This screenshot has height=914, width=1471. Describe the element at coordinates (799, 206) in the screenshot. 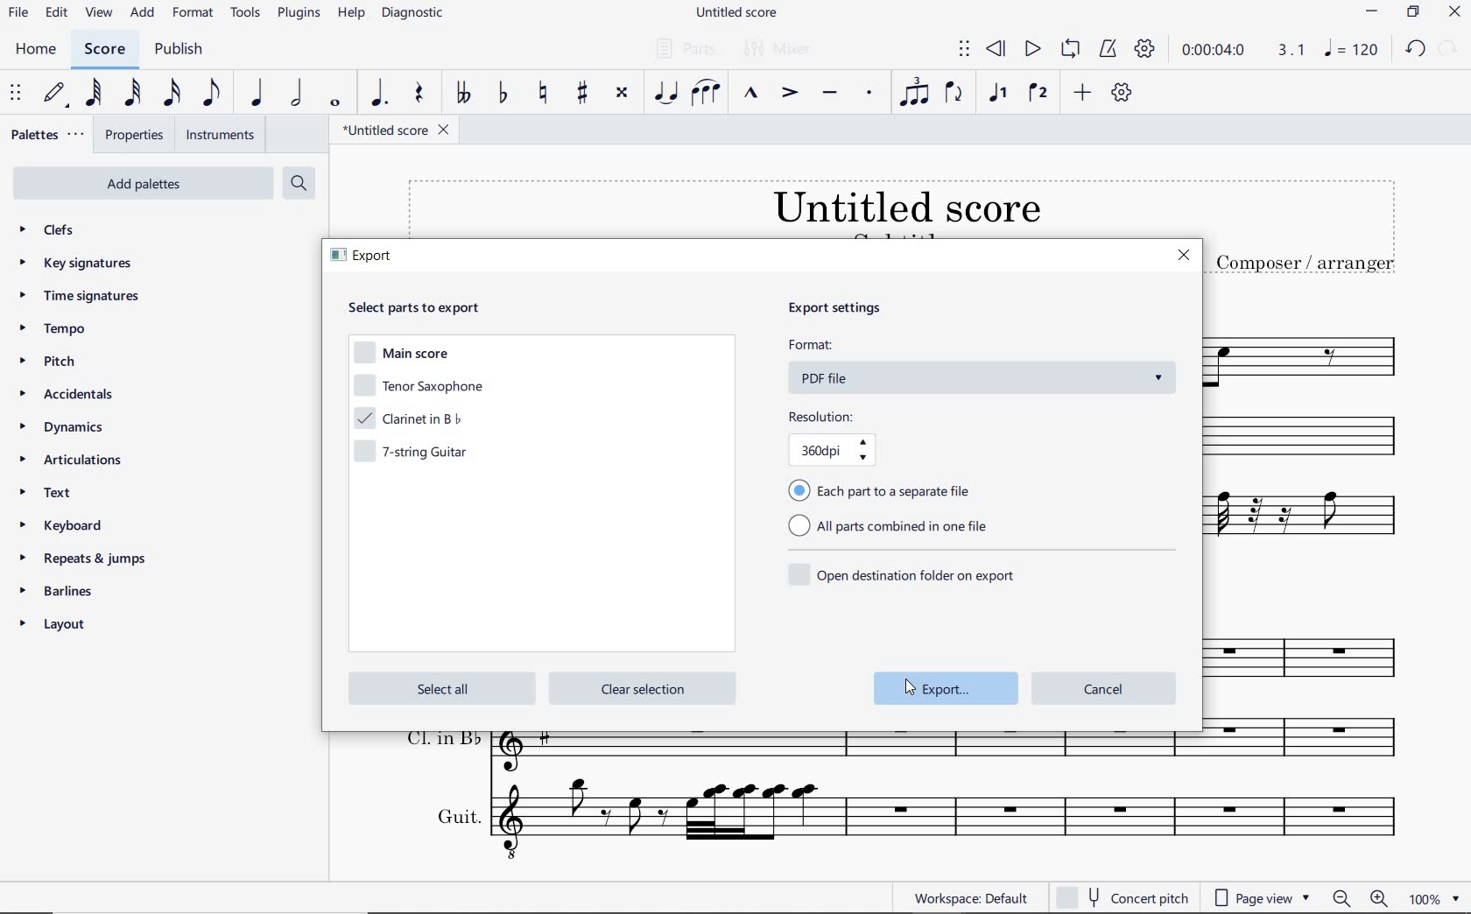

I see `TITLE` at that location.